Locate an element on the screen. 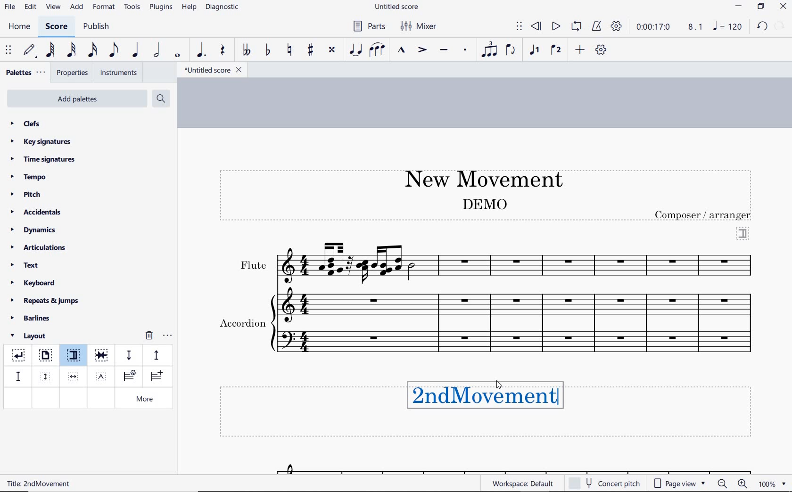 This screenshot has height=492, width=792. instruments is located at coordinates (117, 73).